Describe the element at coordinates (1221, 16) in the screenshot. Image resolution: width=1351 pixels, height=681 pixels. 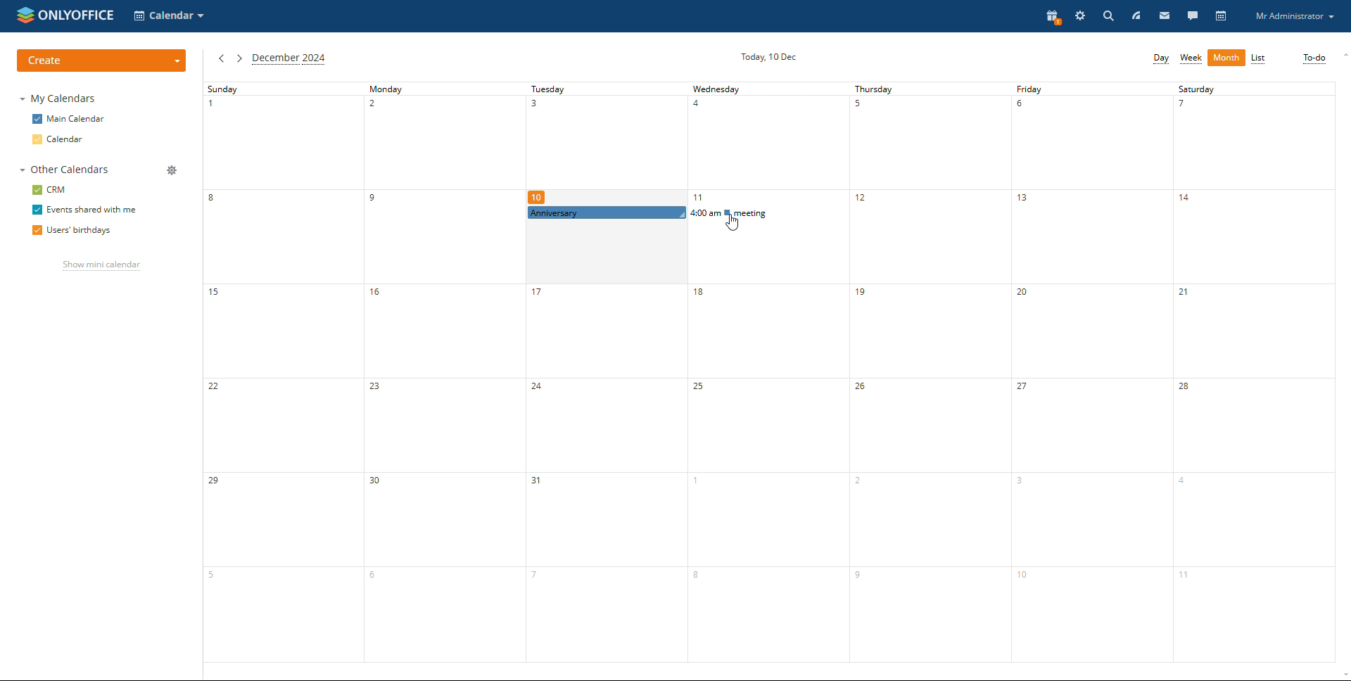
I see `calendar` at that location.